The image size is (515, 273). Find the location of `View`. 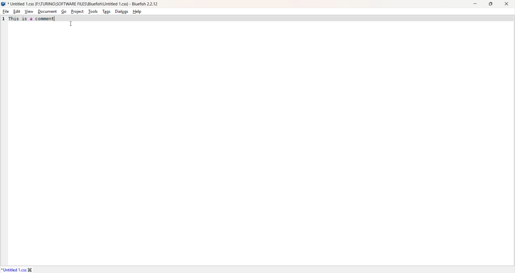

View is located at coordinates (28, 11).